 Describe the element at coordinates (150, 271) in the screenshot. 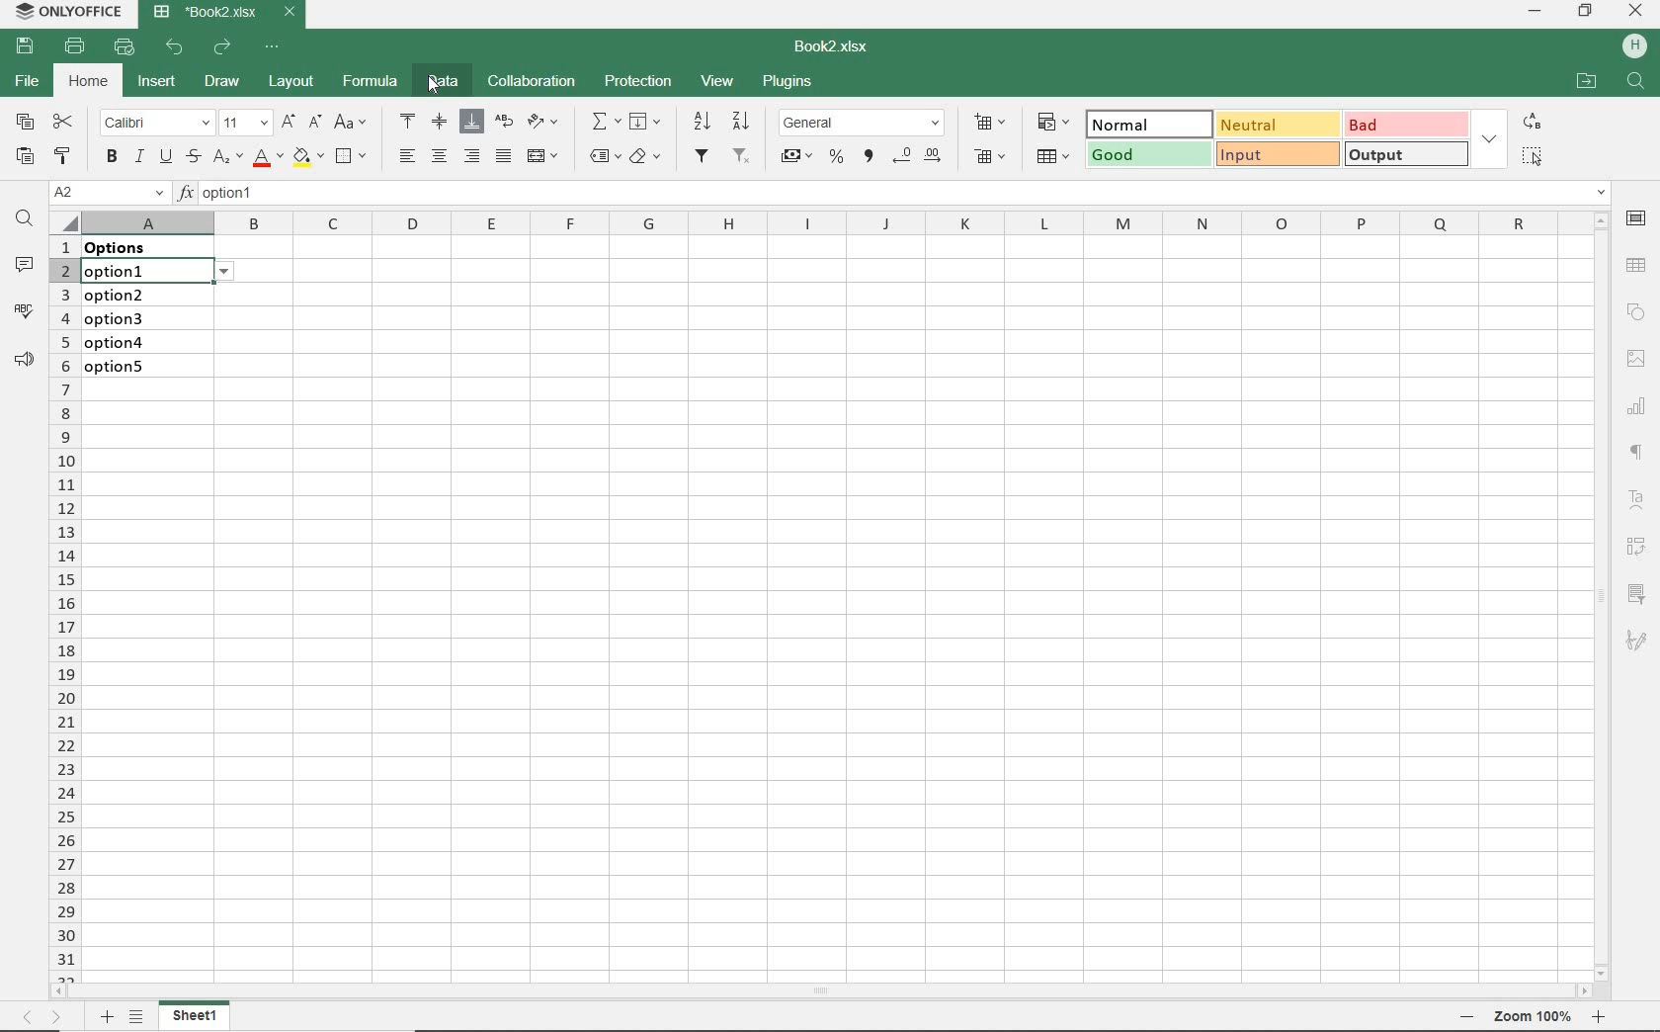

I see `selected cell` at that location.